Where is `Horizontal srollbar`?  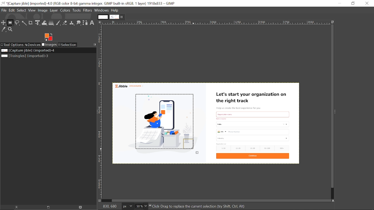
Horizontal srollbar is located at coordinates (221, 200).